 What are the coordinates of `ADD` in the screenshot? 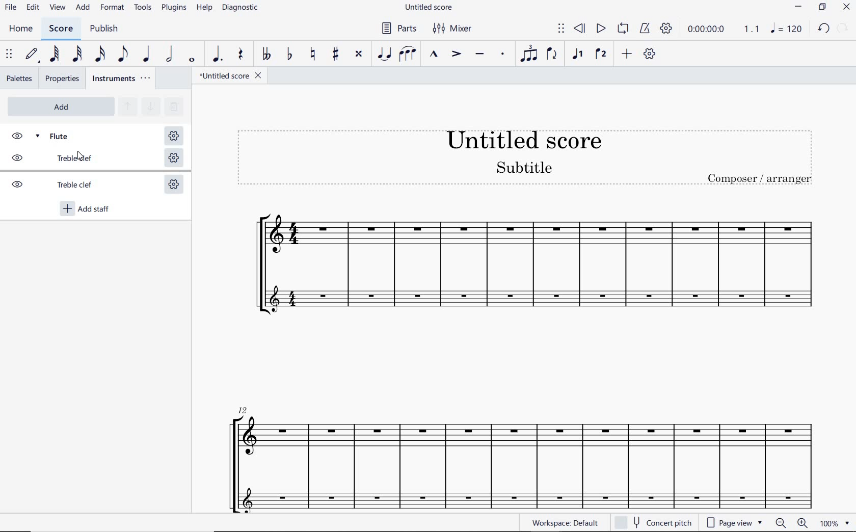 It's located at (83, 9).